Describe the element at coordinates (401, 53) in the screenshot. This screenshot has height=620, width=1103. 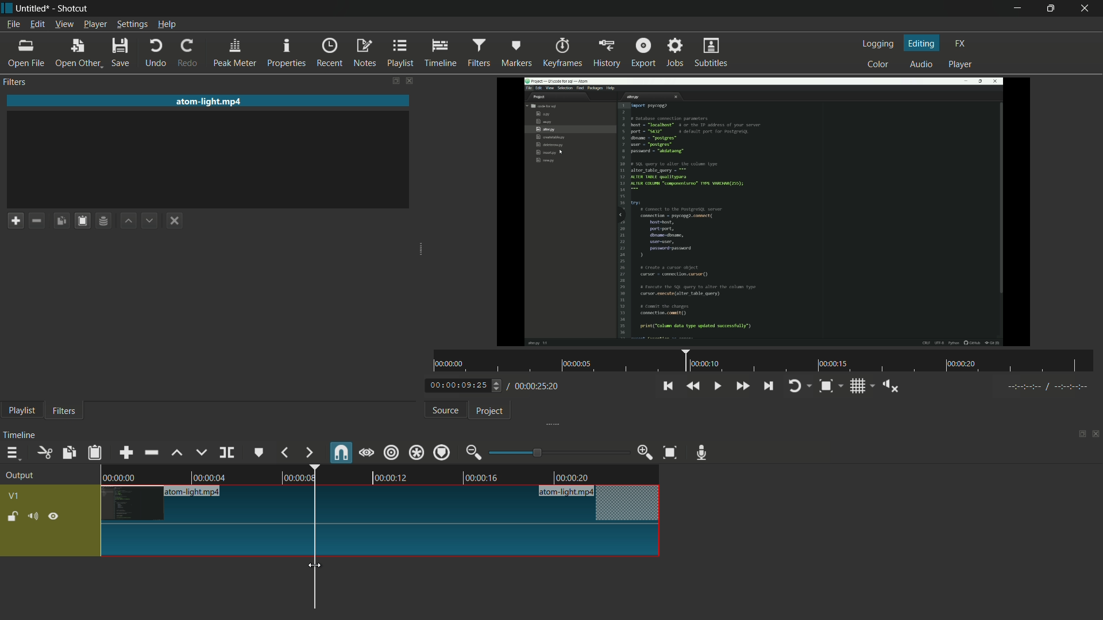
I see `playlist` at that location.